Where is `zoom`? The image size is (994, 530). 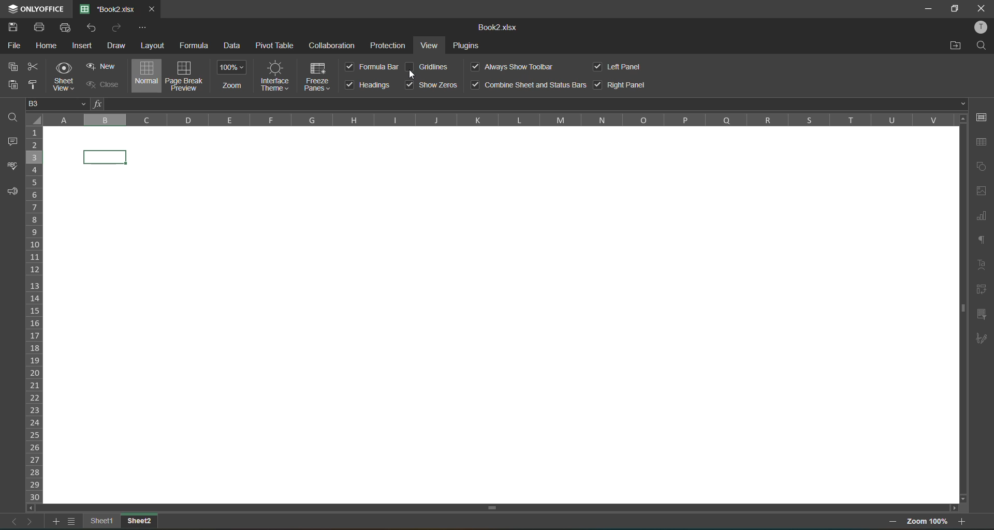
zoom is located at coordinates (233, 76).